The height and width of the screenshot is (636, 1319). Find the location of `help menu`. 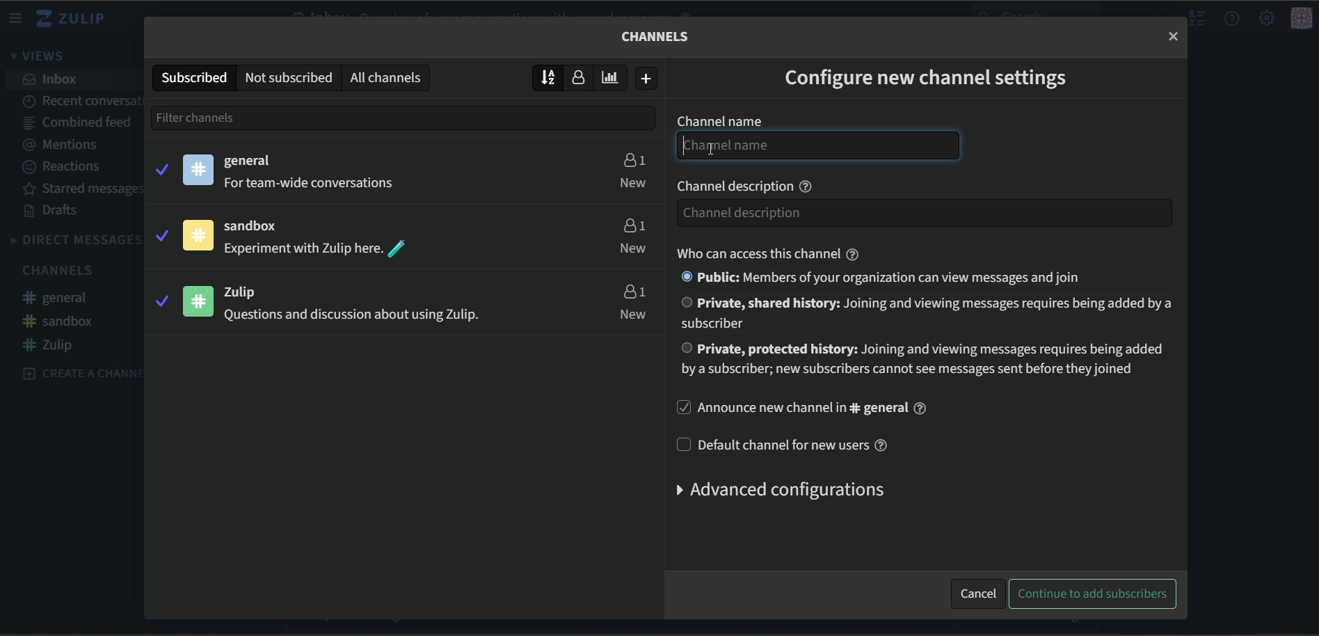

help menu is located at coordinates (1233, 18).